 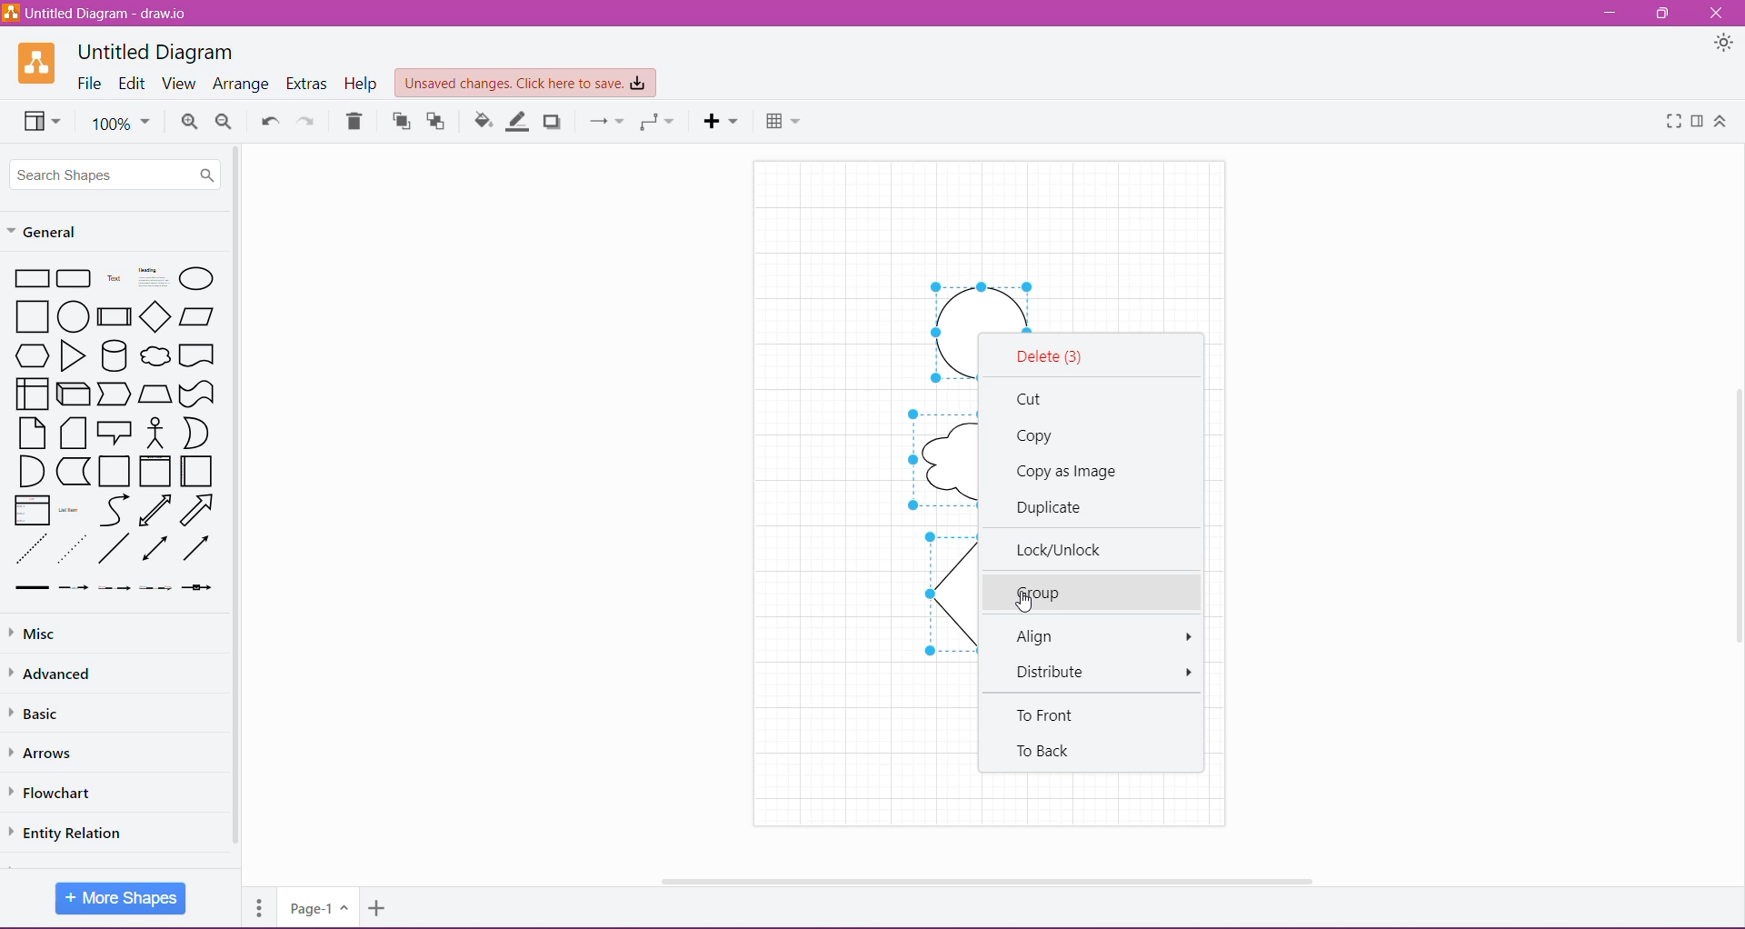 I want to click on To Front, so click(x=399, y=122).